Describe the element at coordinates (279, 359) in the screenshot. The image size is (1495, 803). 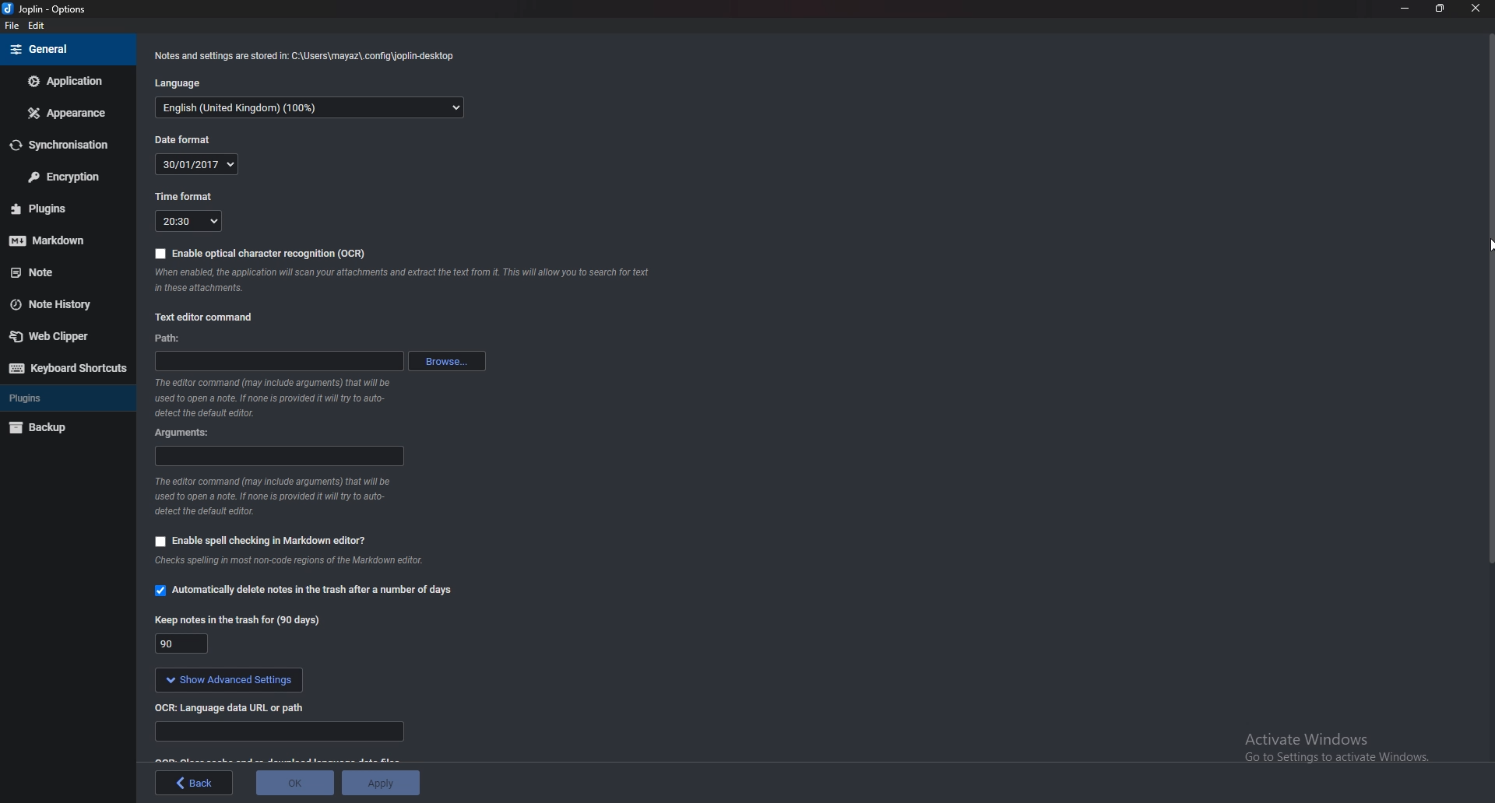
I see `path` at that location.